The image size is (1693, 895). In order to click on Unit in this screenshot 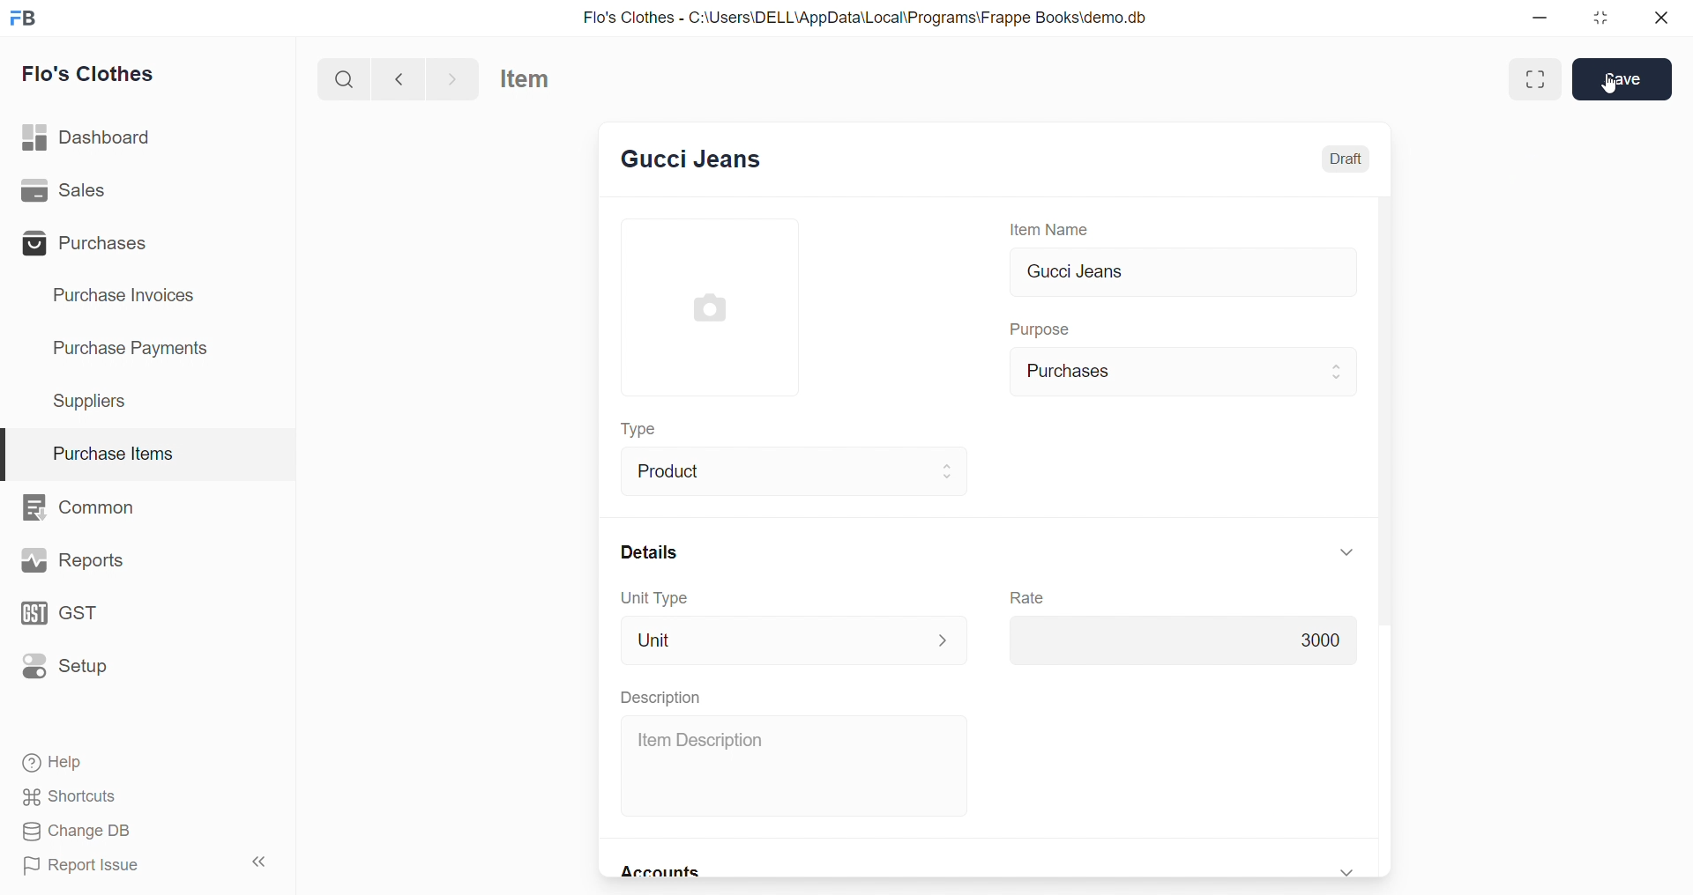, I will do `click(795, 640)`.